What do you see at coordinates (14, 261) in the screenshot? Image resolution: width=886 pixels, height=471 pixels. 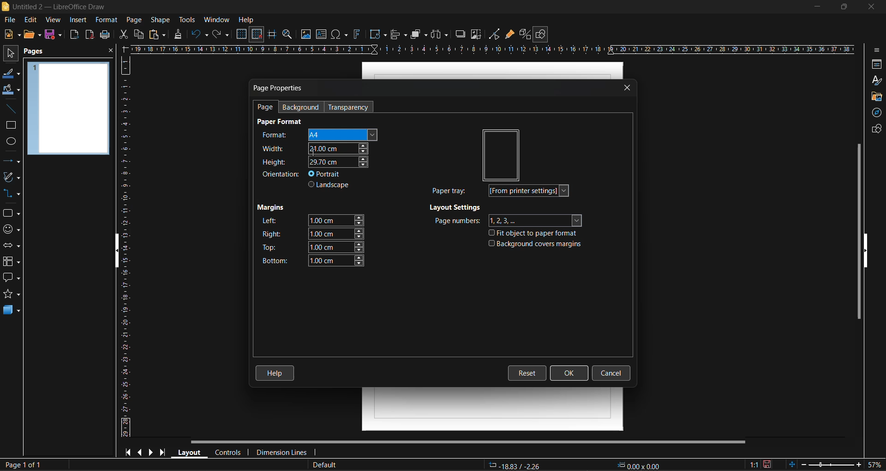 I see `flowcharts` at bounding box center [14, 261].